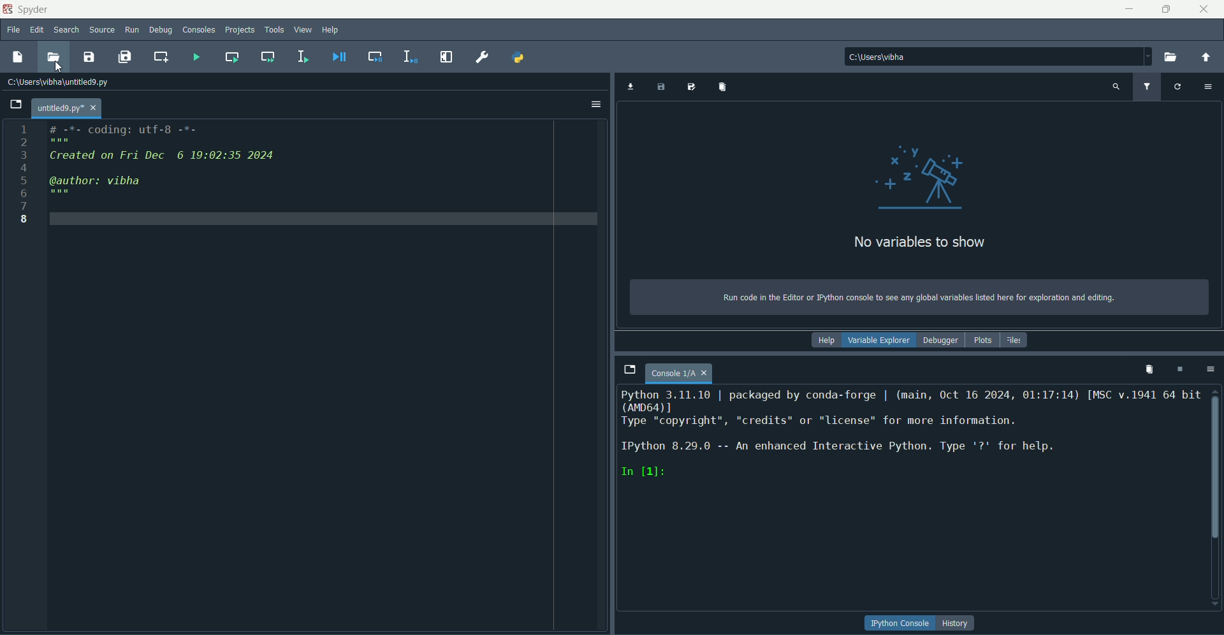  What do you see at coordinates (901, 622) in the screenshot?
I see `button` at bounding box center [901, 622].